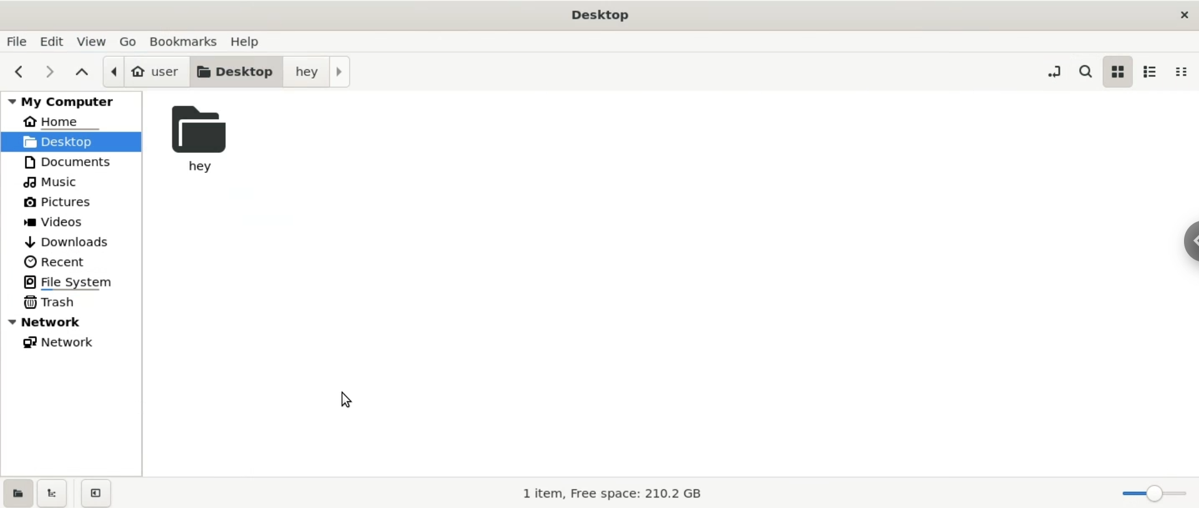 Image resolution: width=1199 pixels, height=508 pixels. What do you see at coordinates (77, 182) in the screenshot?
I see `music` at bounding box center [77, 182].